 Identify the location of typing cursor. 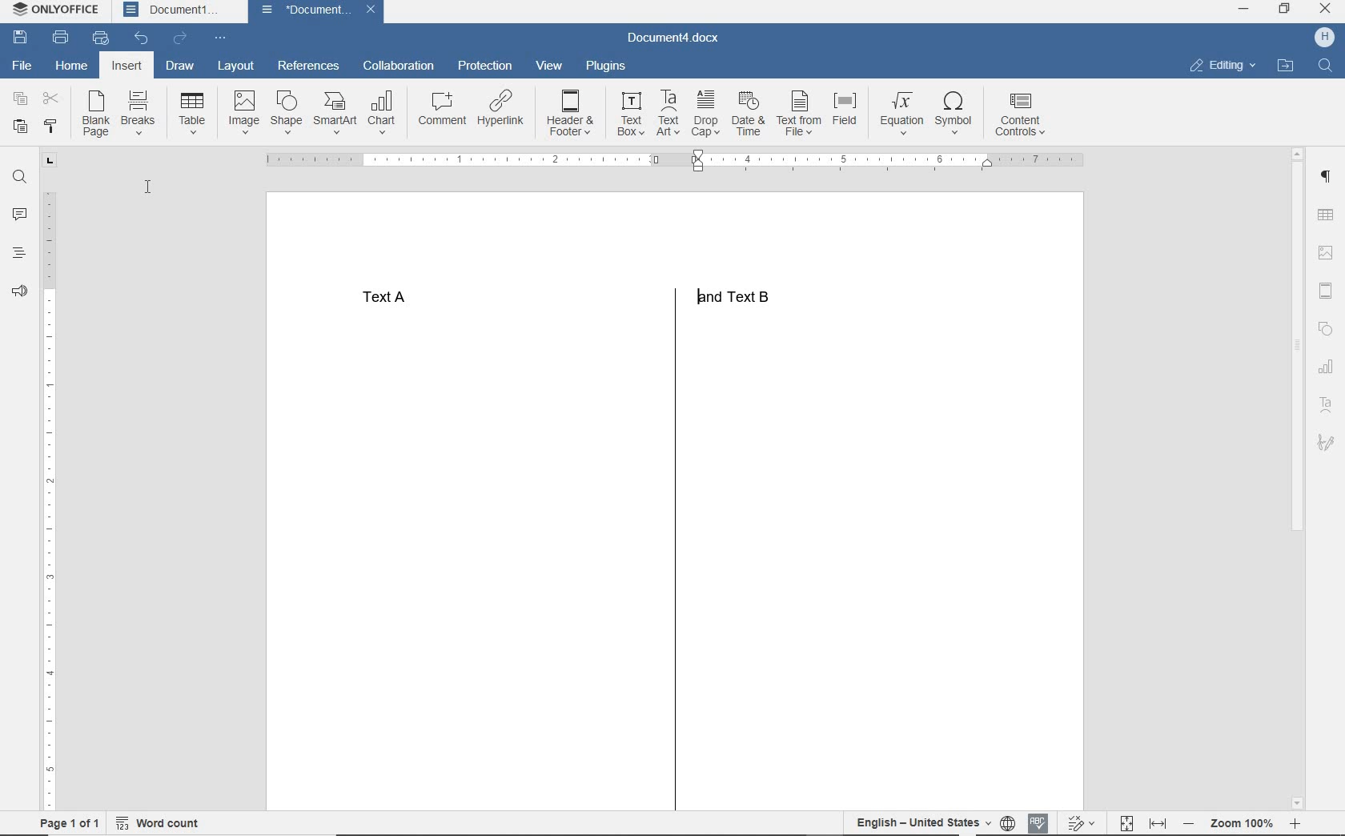
(697, 281).